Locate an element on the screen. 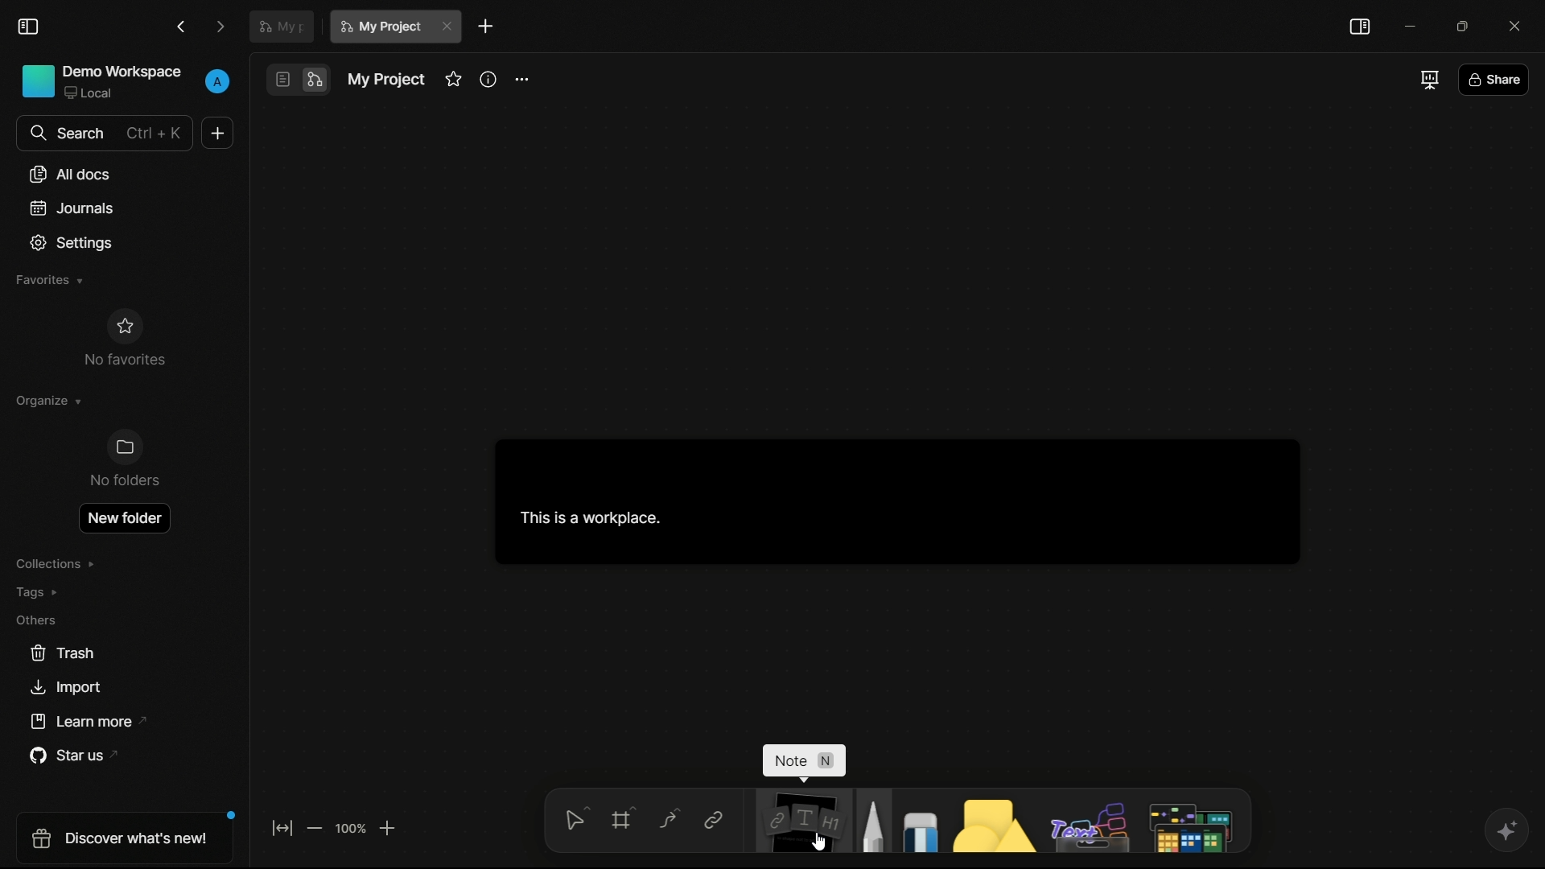 This screenshot has width=1545, height=869. others is located at coordinates (41, 620).